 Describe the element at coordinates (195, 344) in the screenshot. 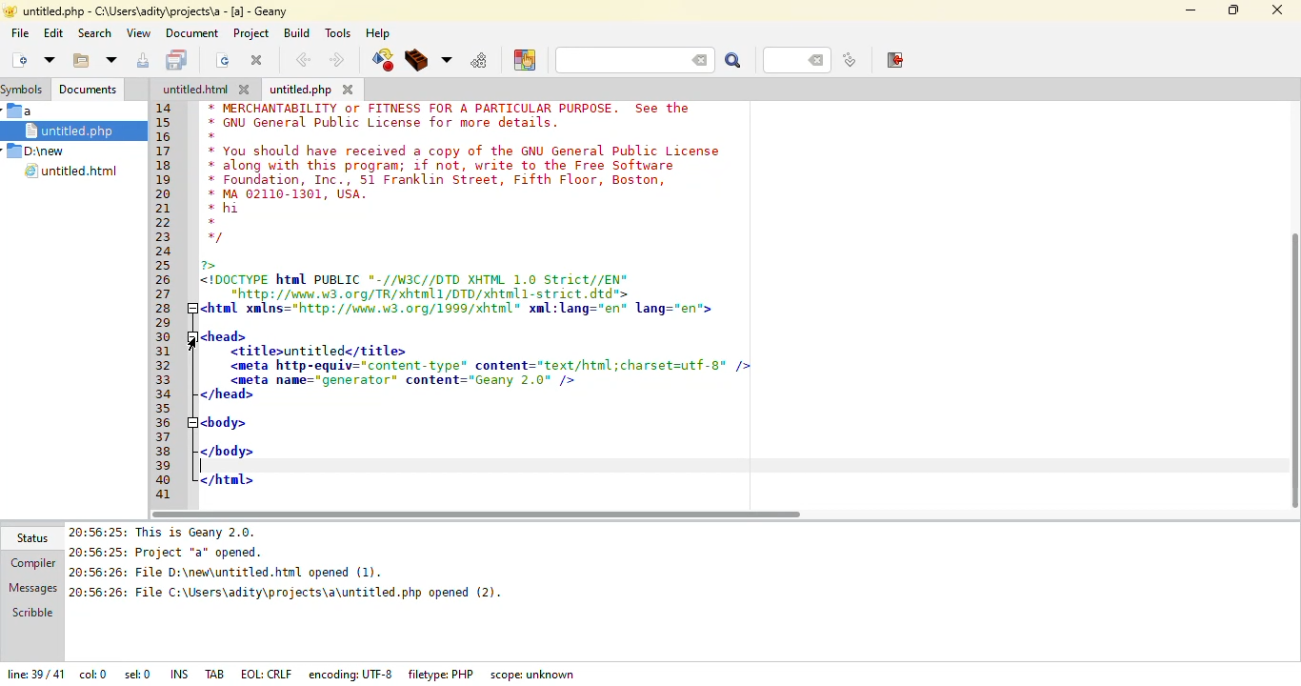

I see `cursor` at that location.